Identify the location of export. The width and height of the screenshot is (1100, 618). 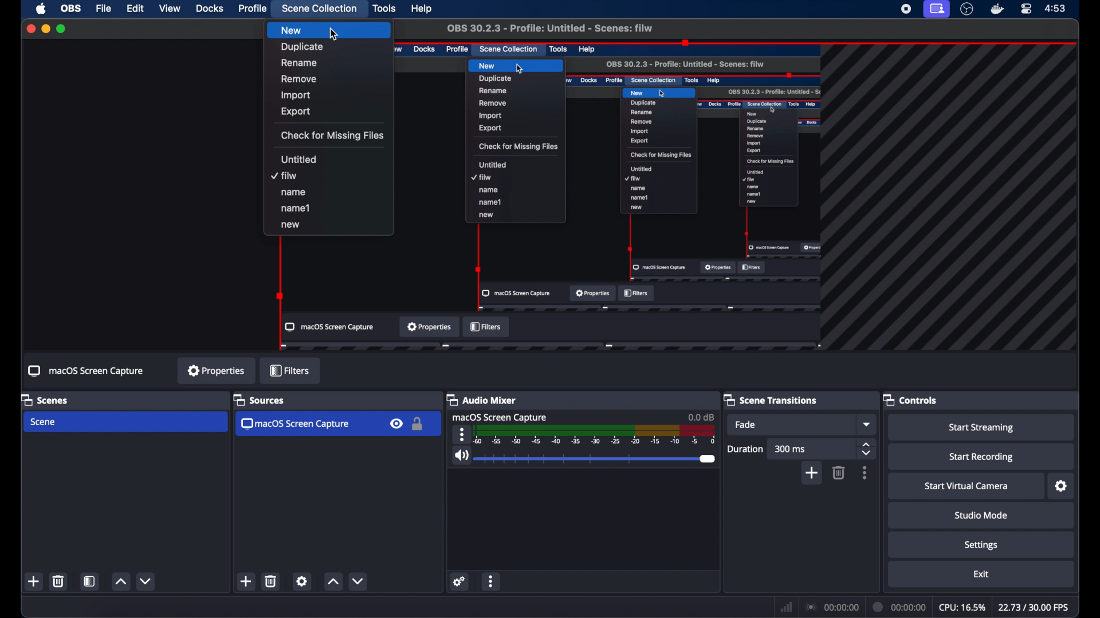
(296, 112).